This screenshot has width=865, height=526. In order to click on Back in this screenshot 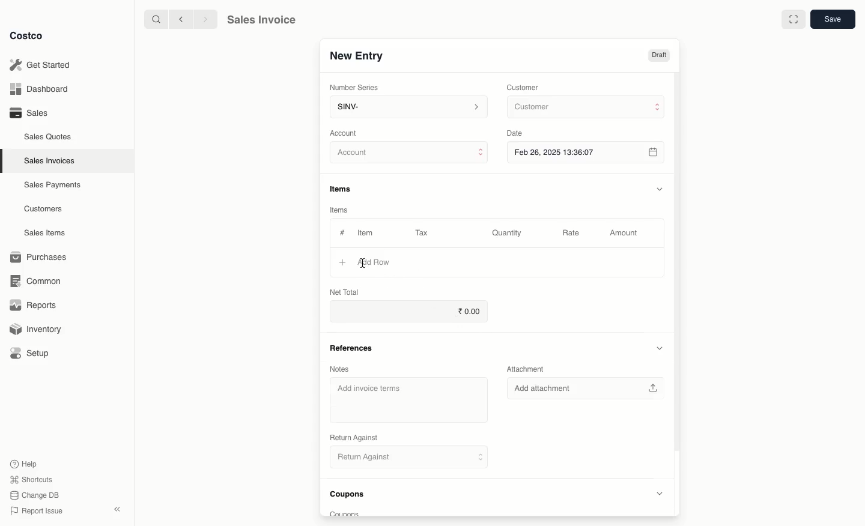, I will do `click(180, 19)`.